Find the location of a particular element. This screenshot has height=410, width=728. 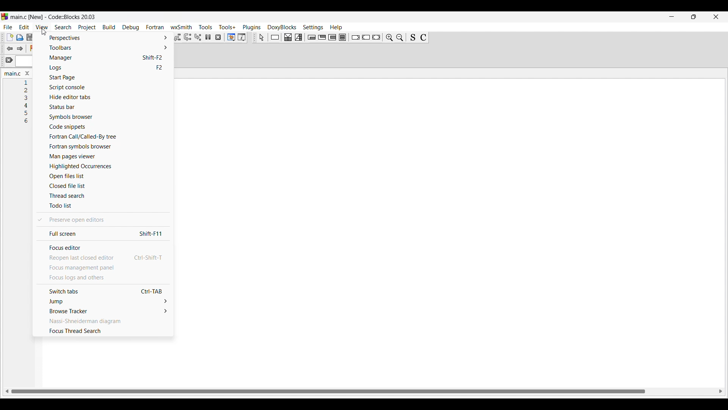

Break instruction is located at coordinates (356, 38).